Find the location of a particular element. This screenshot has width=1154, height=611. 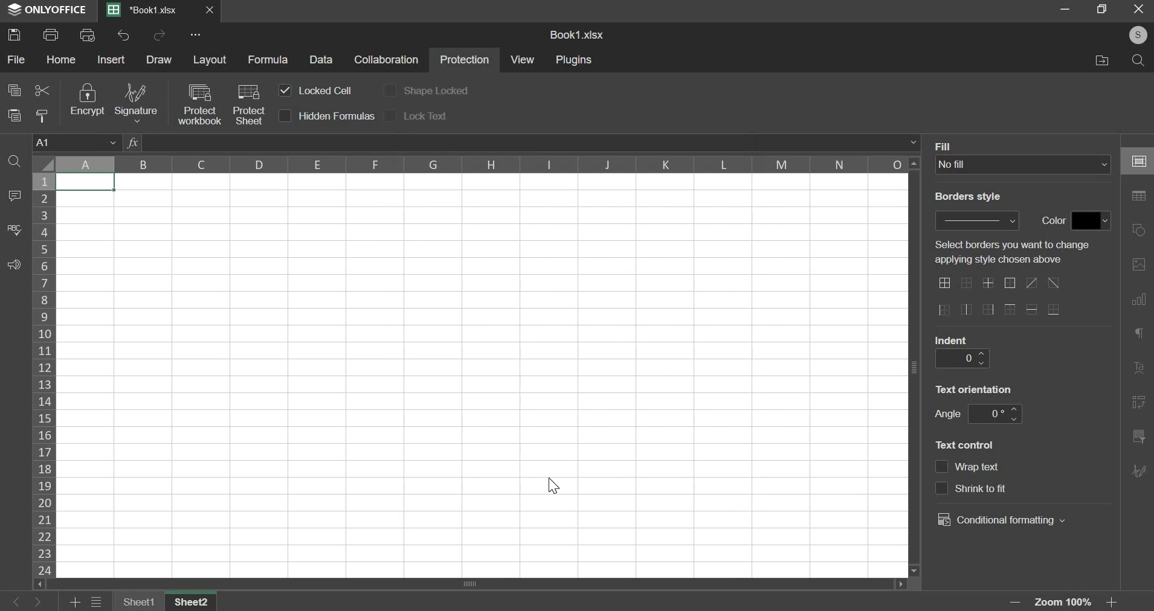

rows is located at coordinates (44, 374).